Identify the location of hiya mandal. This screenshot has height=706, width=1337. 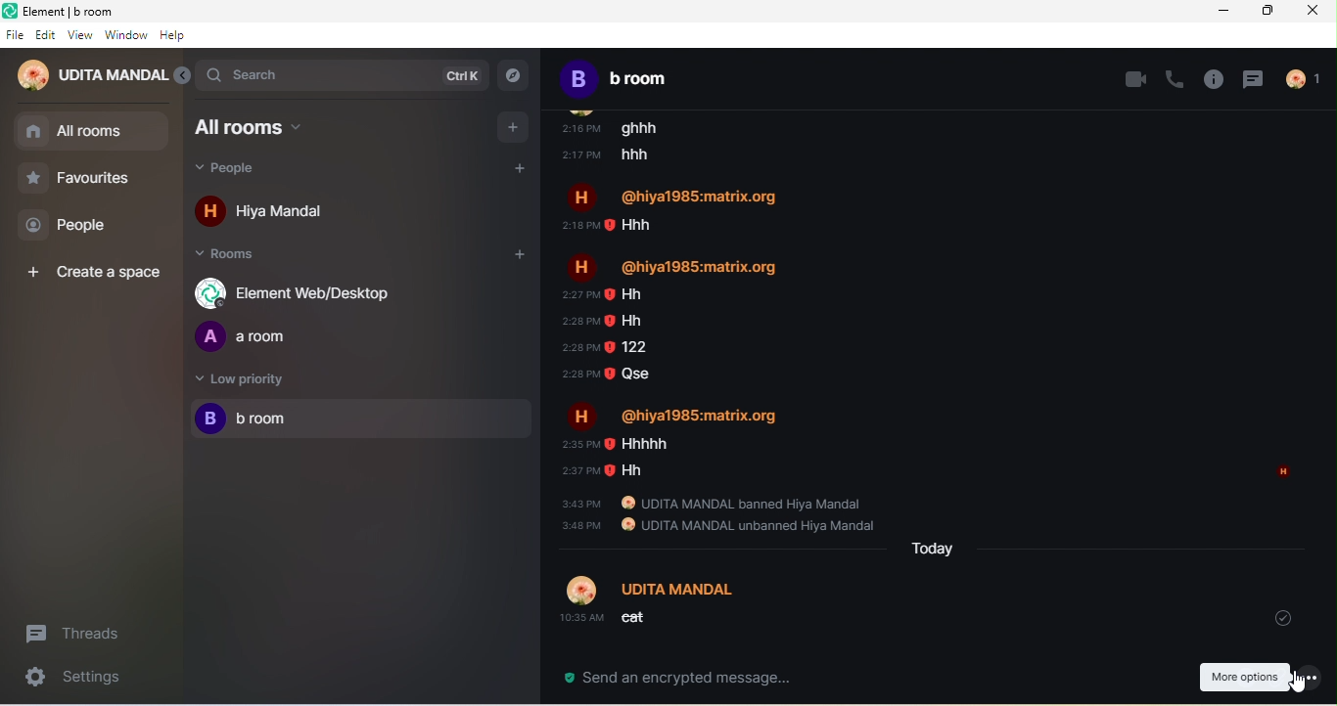
(270, 214).